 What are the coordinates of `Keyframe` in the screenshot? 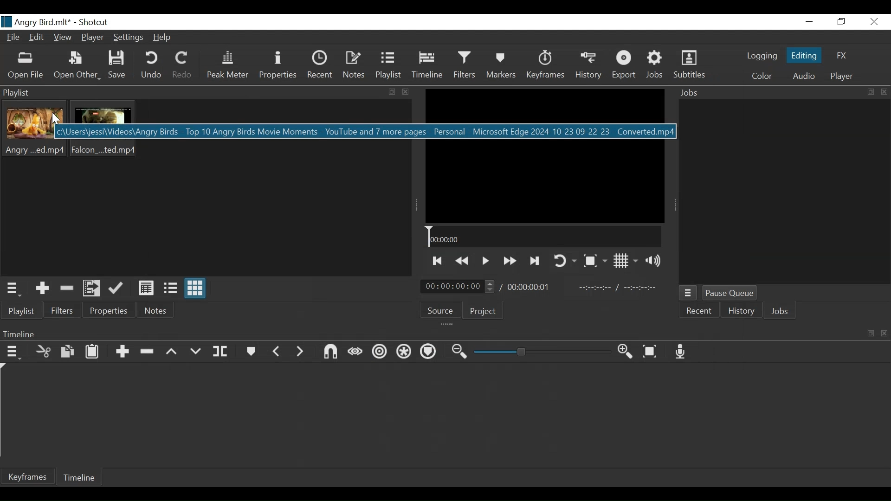 It's located at (27, 477).